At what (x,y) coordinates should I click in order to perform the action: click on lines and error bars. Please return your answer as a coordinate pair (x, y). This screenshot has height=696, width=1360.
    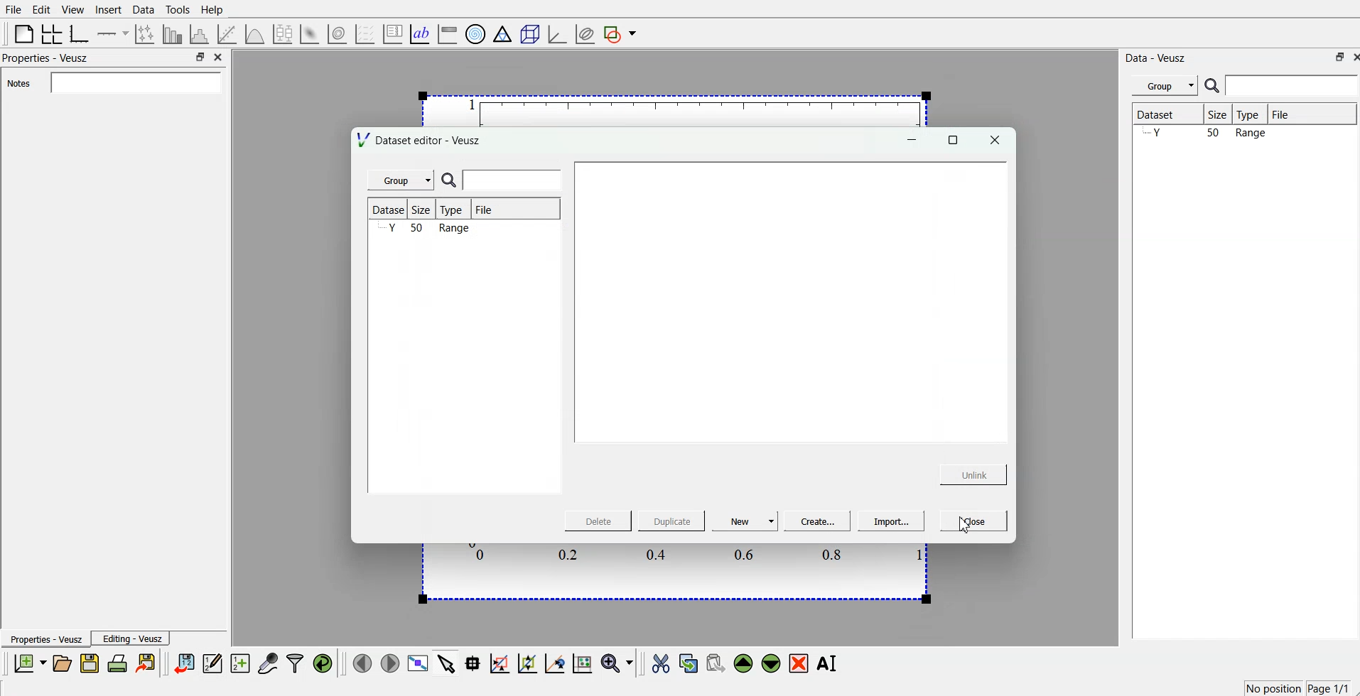
    Looking at the image, I should click on (146, 33).